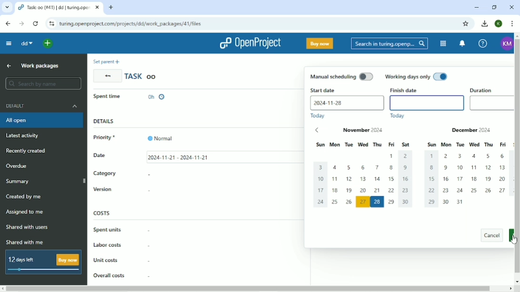 The width and height of the screenshot is (520, 292). What do you see at coordinates (28, 151) in the screenshot?
I see `Recently created` at bounding box center [28, 151].